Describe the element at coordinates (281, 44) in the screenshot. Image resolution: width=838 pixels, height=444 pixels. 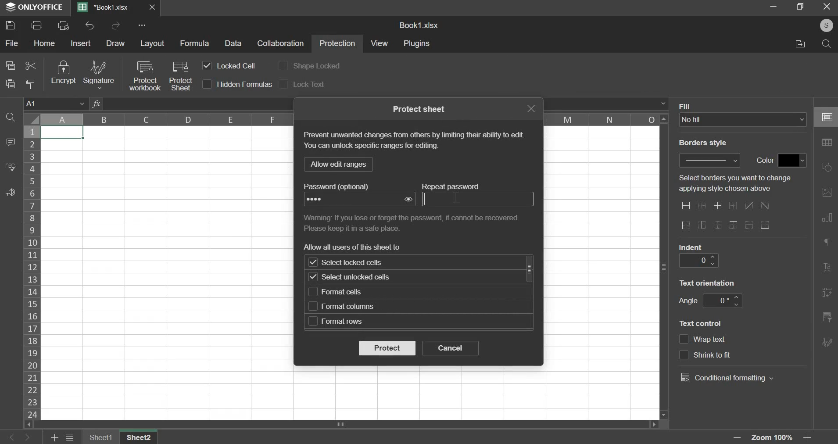
I see `collaboration` at that location.